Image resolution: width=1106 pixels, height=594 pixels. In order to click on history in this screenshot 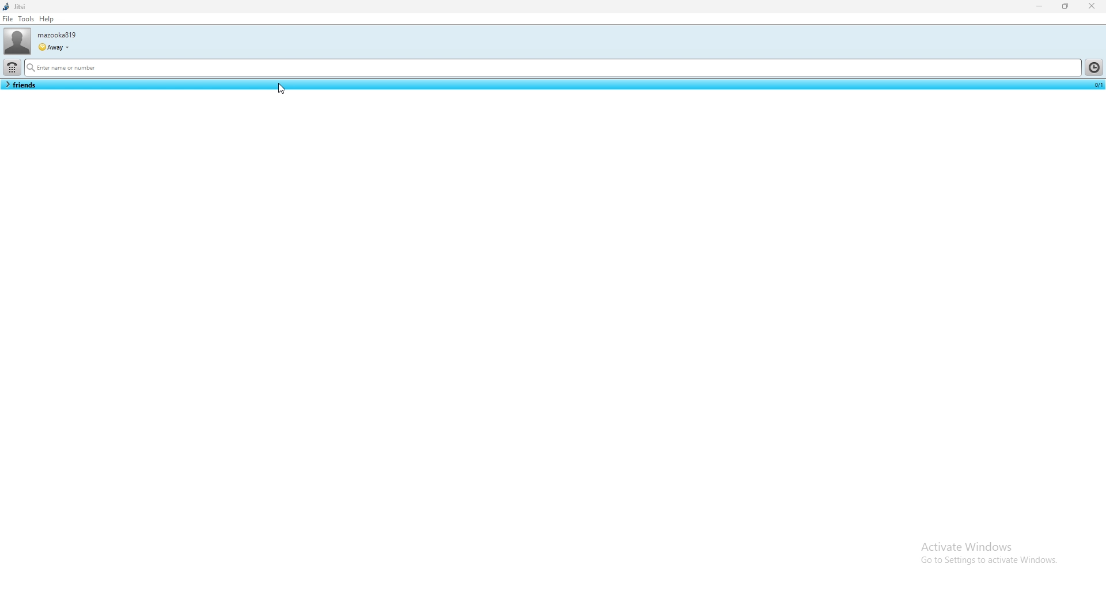, I will do `click(1094, 67)`.